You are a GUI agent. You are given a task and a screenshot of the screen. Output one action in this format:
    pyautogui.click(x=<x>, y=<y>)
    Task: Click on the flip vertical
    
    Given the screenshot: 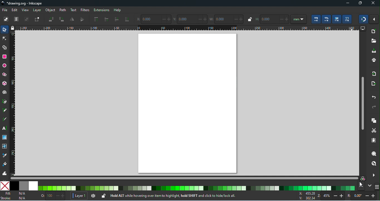 What is the action you would take?
    pyautogui.click(x=82, y=19)
    